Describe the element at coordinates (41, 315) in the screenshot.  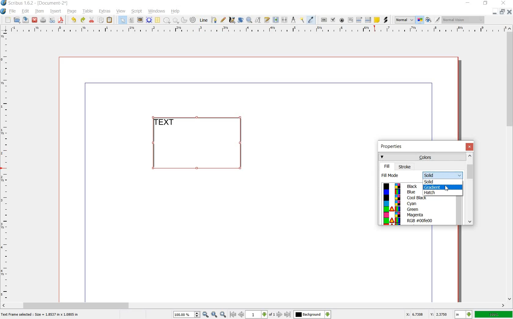
I see `text frame selected : size = 1.8537 in x 1.0805 in` at that location.